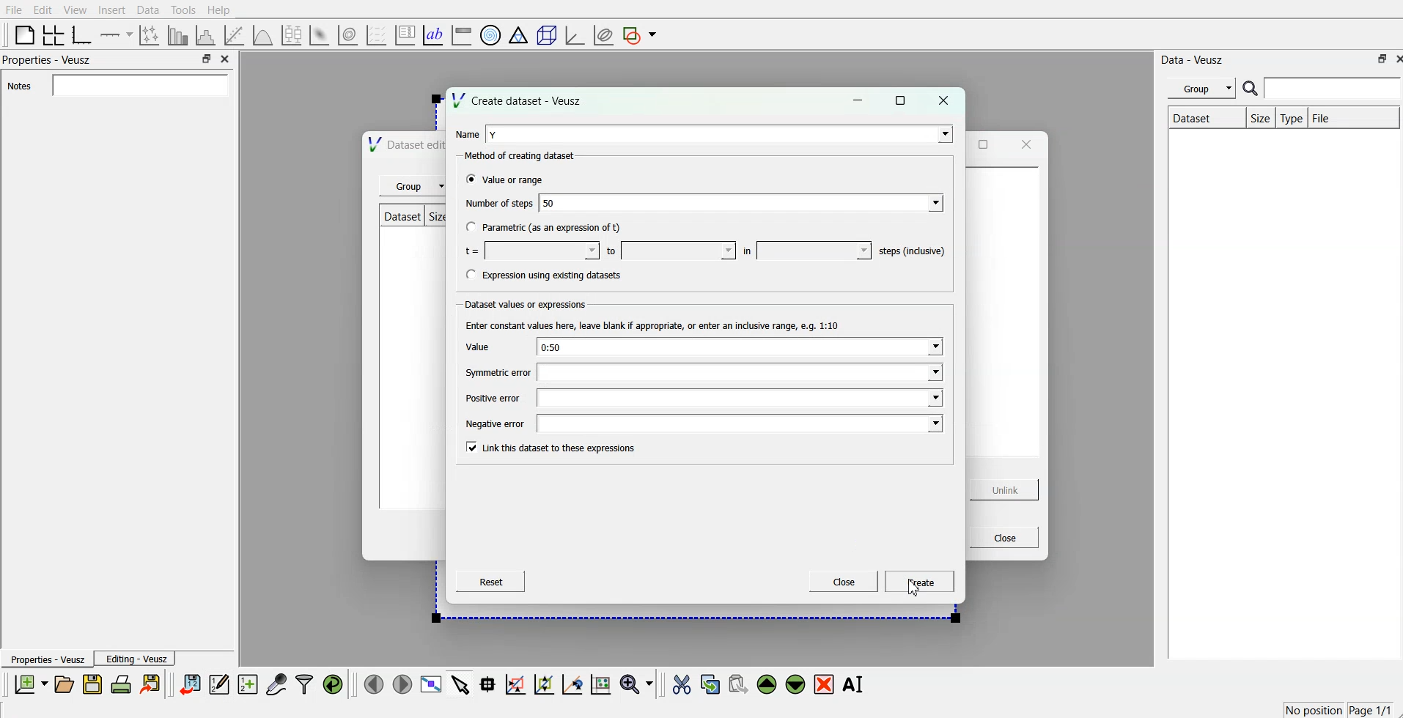 The image size is (1403, 718). What do you see at coordinates (914, 589) in the screenshot?
I see `cursor` at bounding box center [914, 589].